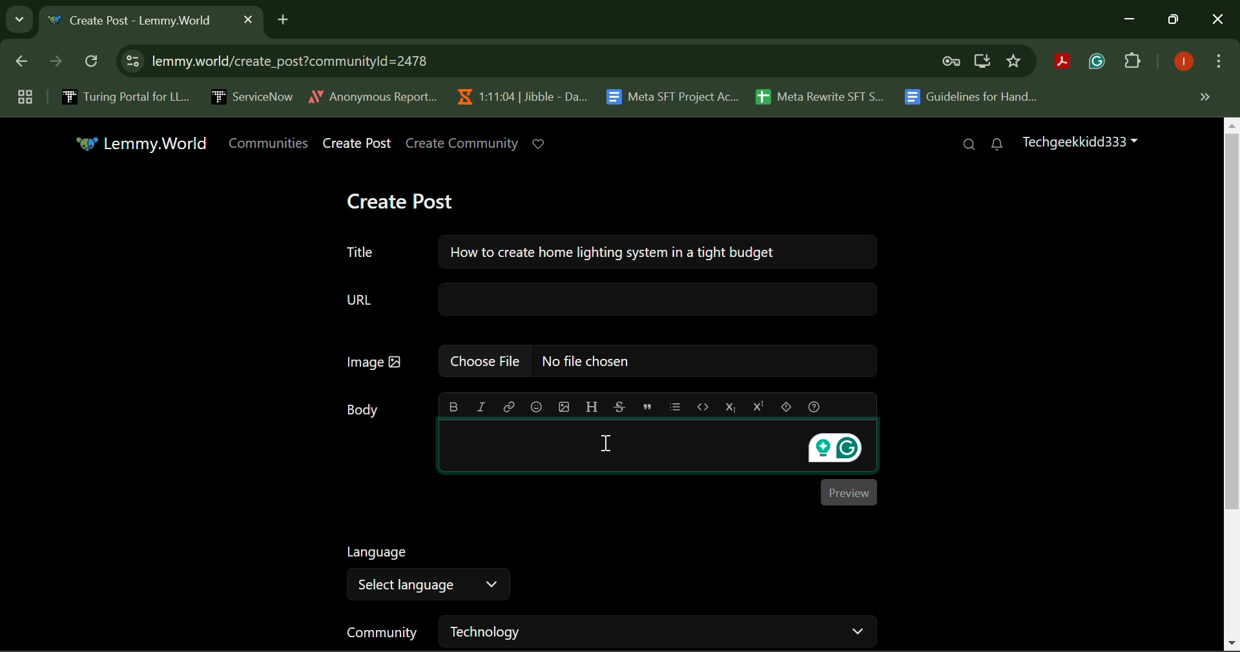 Image resolution: width=1240 pixels, height=652 pixels. Describe the element at coordinates (428, 573) in the screenshot. I see `Select Language` at that location.